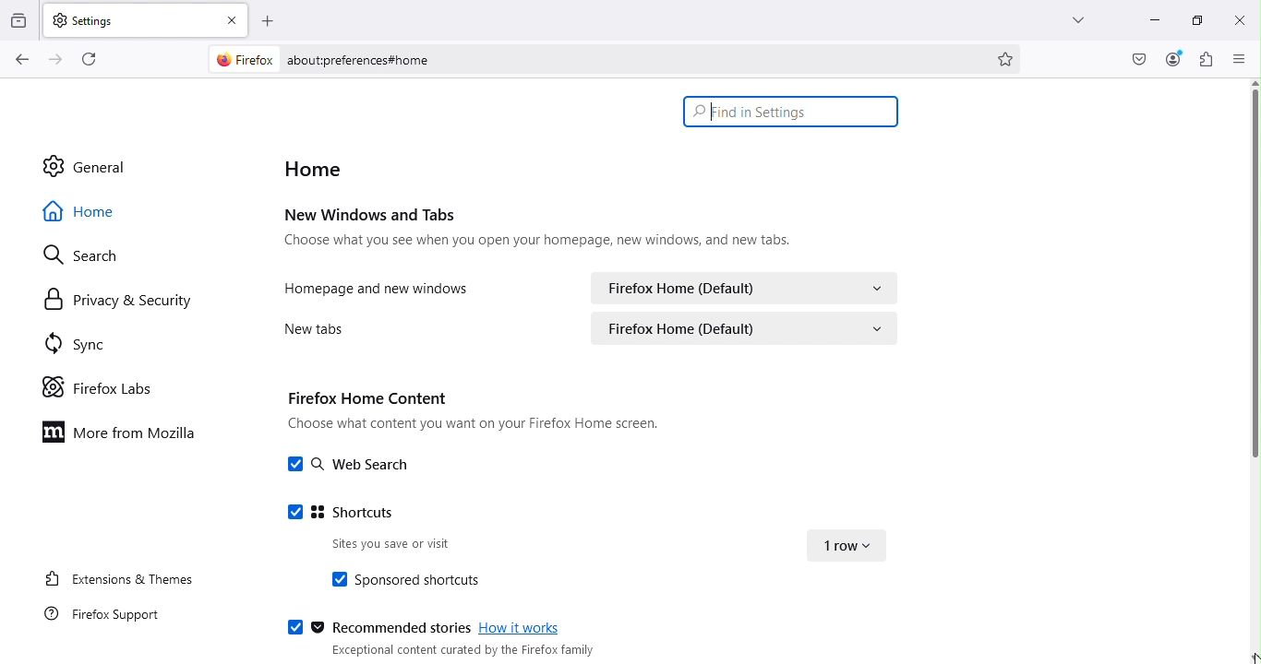  What do you see at coordinates (102, 386) in the screenshot?
I see `Firefox labs` at bounding box center [102, 386].